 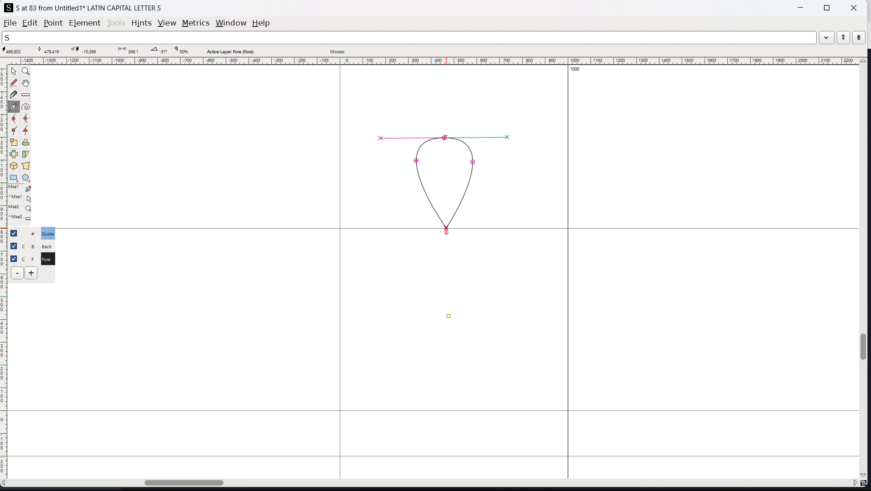 What do you see at coordinates (230, 51) in the screenshot?
I see `active layer` at bounding box center [230, 51].